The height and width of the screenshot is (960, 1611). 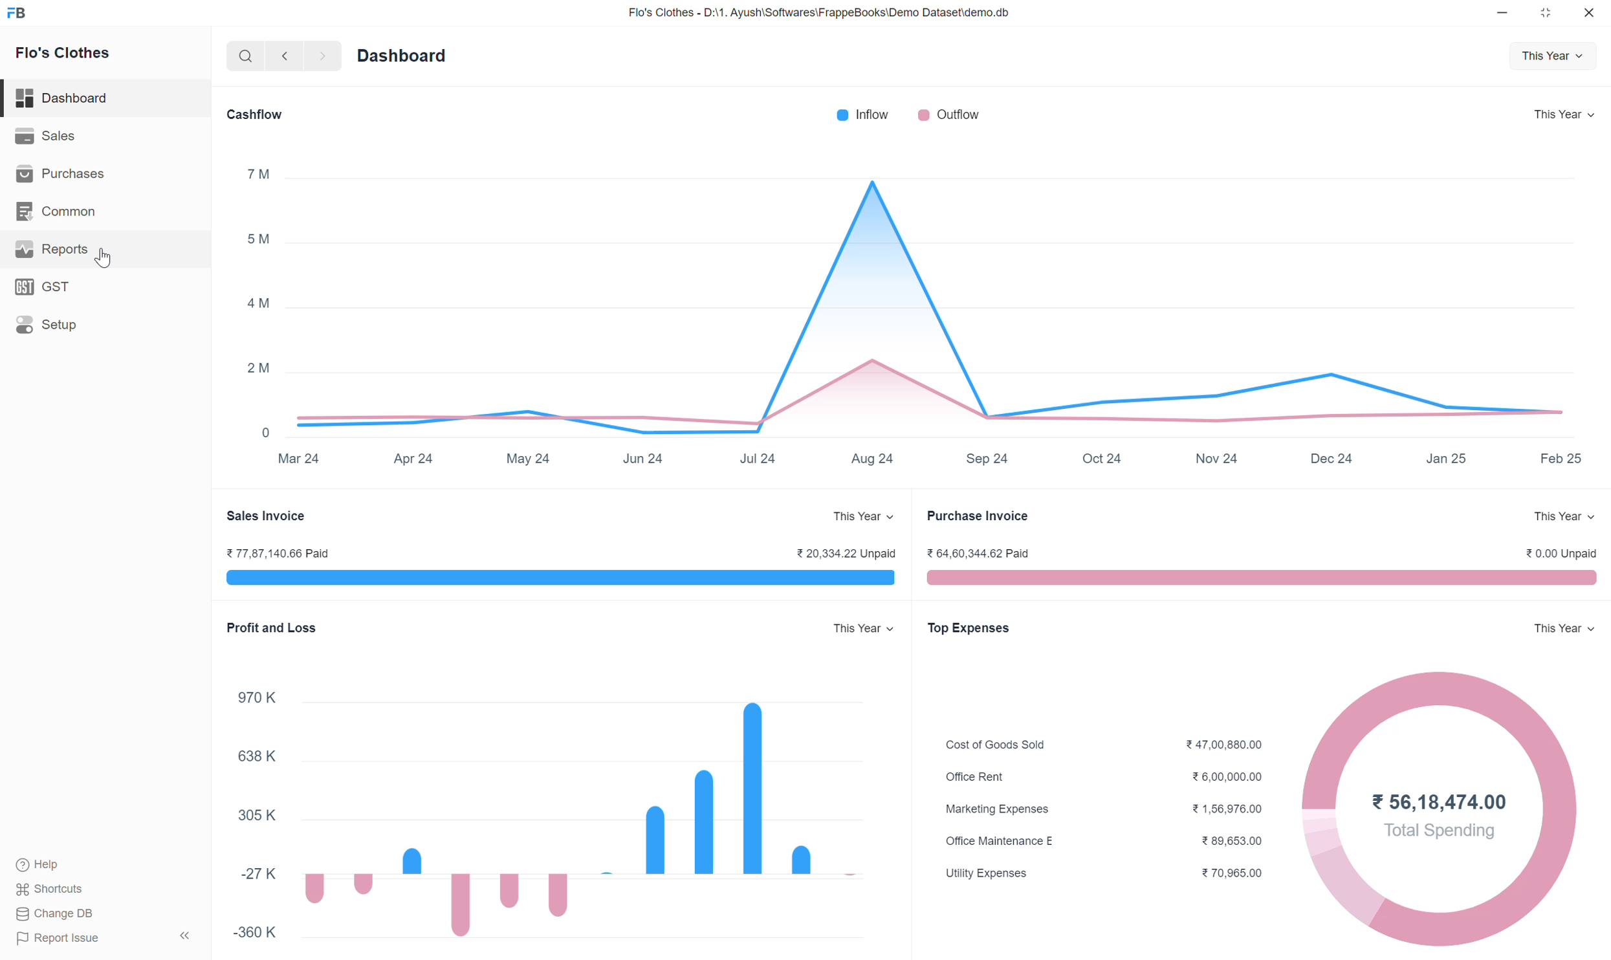 What do you see at coordinates (61, 52) in the screenshot?
I see `flo's clothes` at bounding box center [61, 52].